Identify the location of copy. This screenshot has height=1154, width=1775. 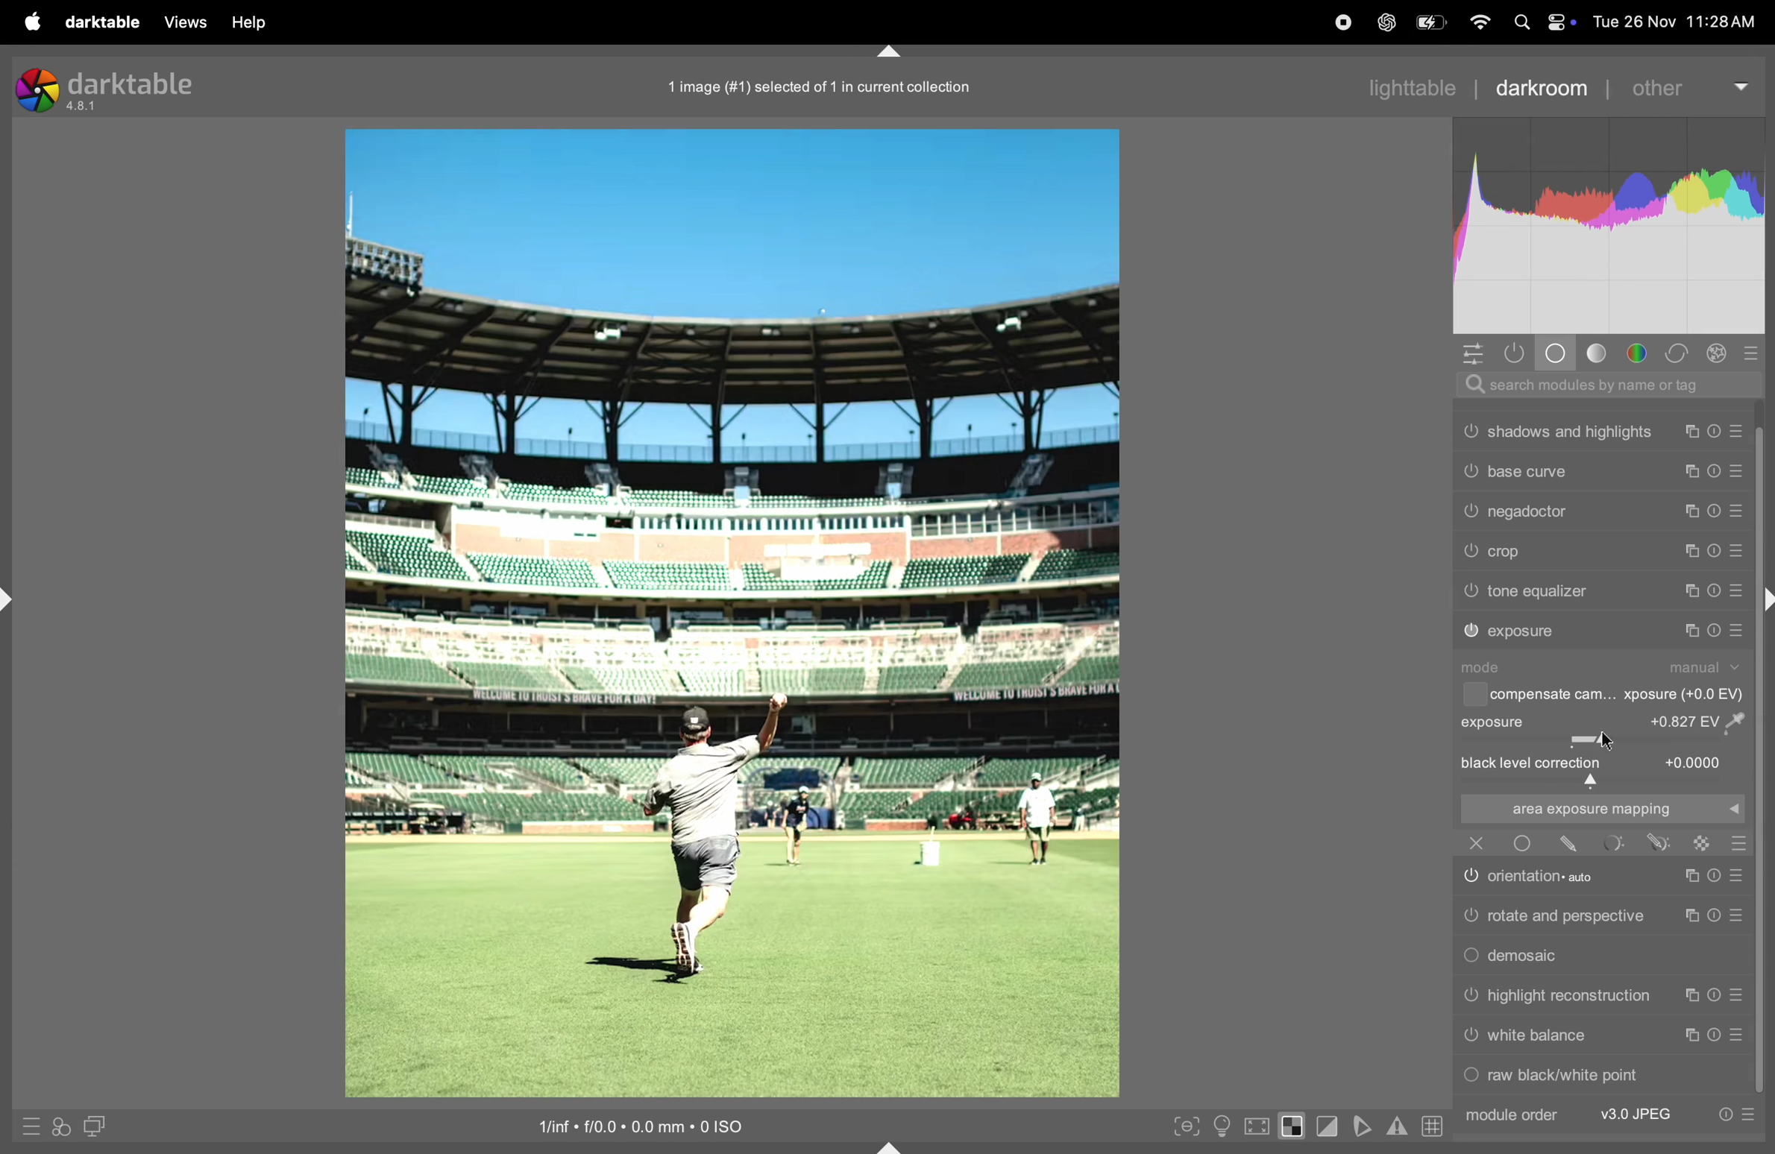
(1692, 473).